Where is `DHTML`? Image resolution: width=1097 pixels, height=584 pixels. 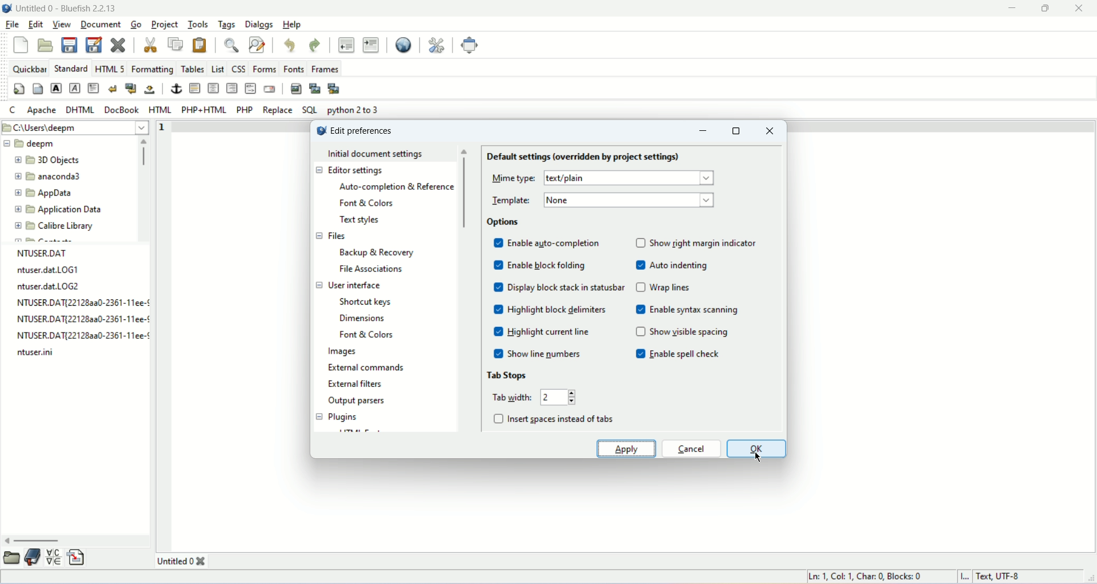 DHTML is located at coordinates (78, 107).